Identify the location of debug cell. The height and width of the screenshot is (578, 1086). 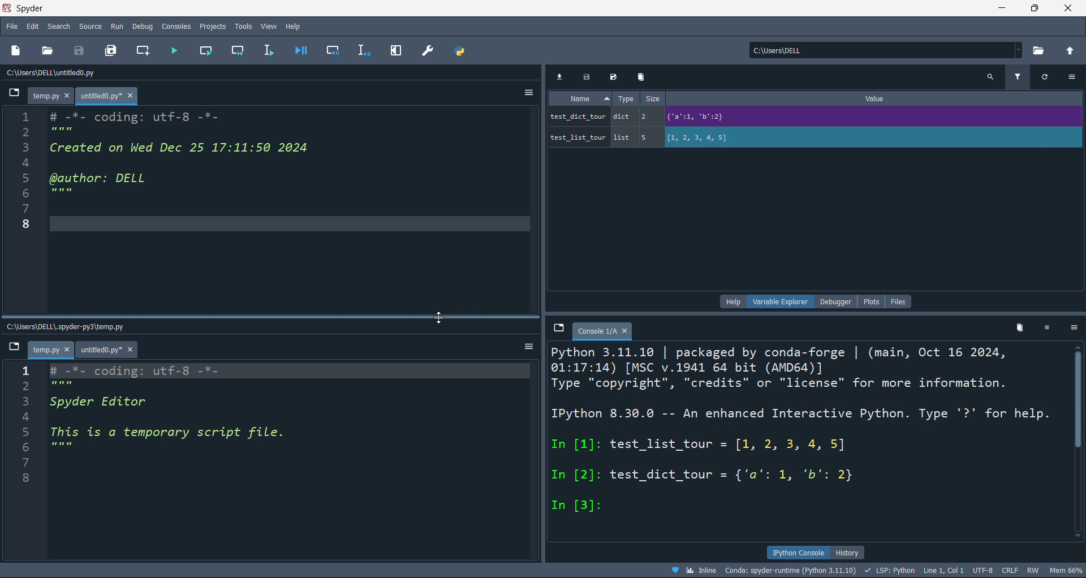
(333, 50).